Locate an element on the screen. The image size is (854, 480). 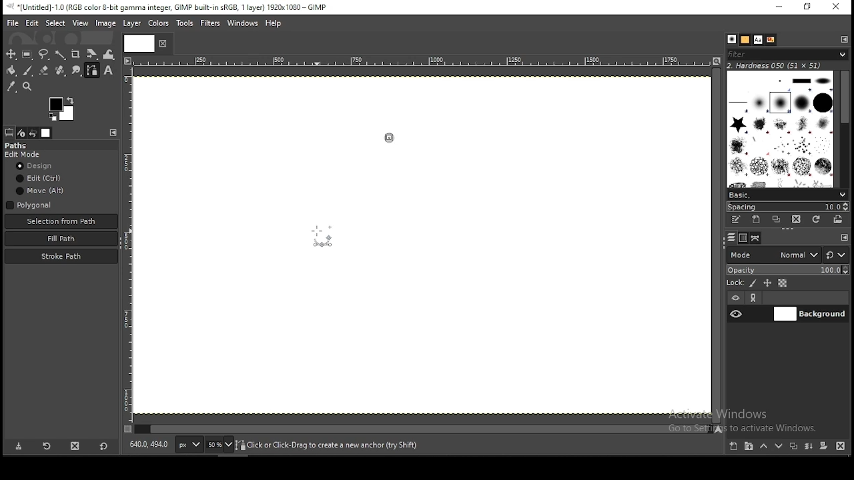
configure this tab is located at coordinates (115, 133).